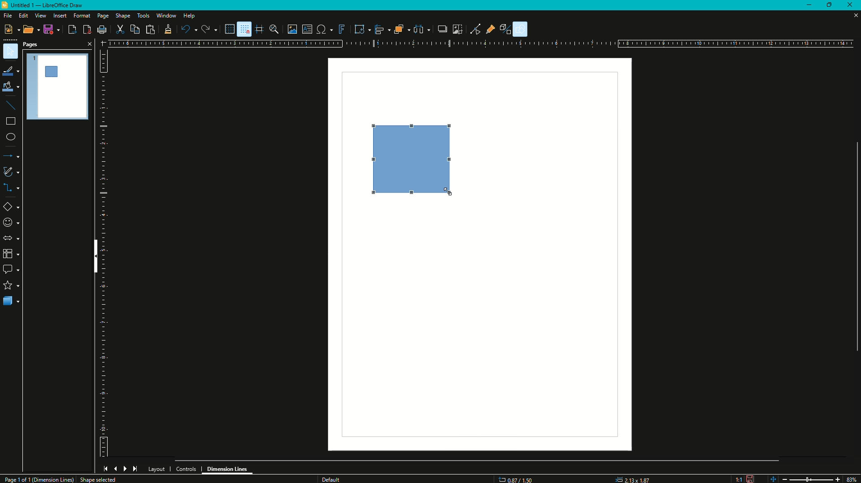 The width and height of the screenshot is (861, 483). Describe the element at coordinates (837, 479) in the screenshot. I see `Zoom in` at that location.